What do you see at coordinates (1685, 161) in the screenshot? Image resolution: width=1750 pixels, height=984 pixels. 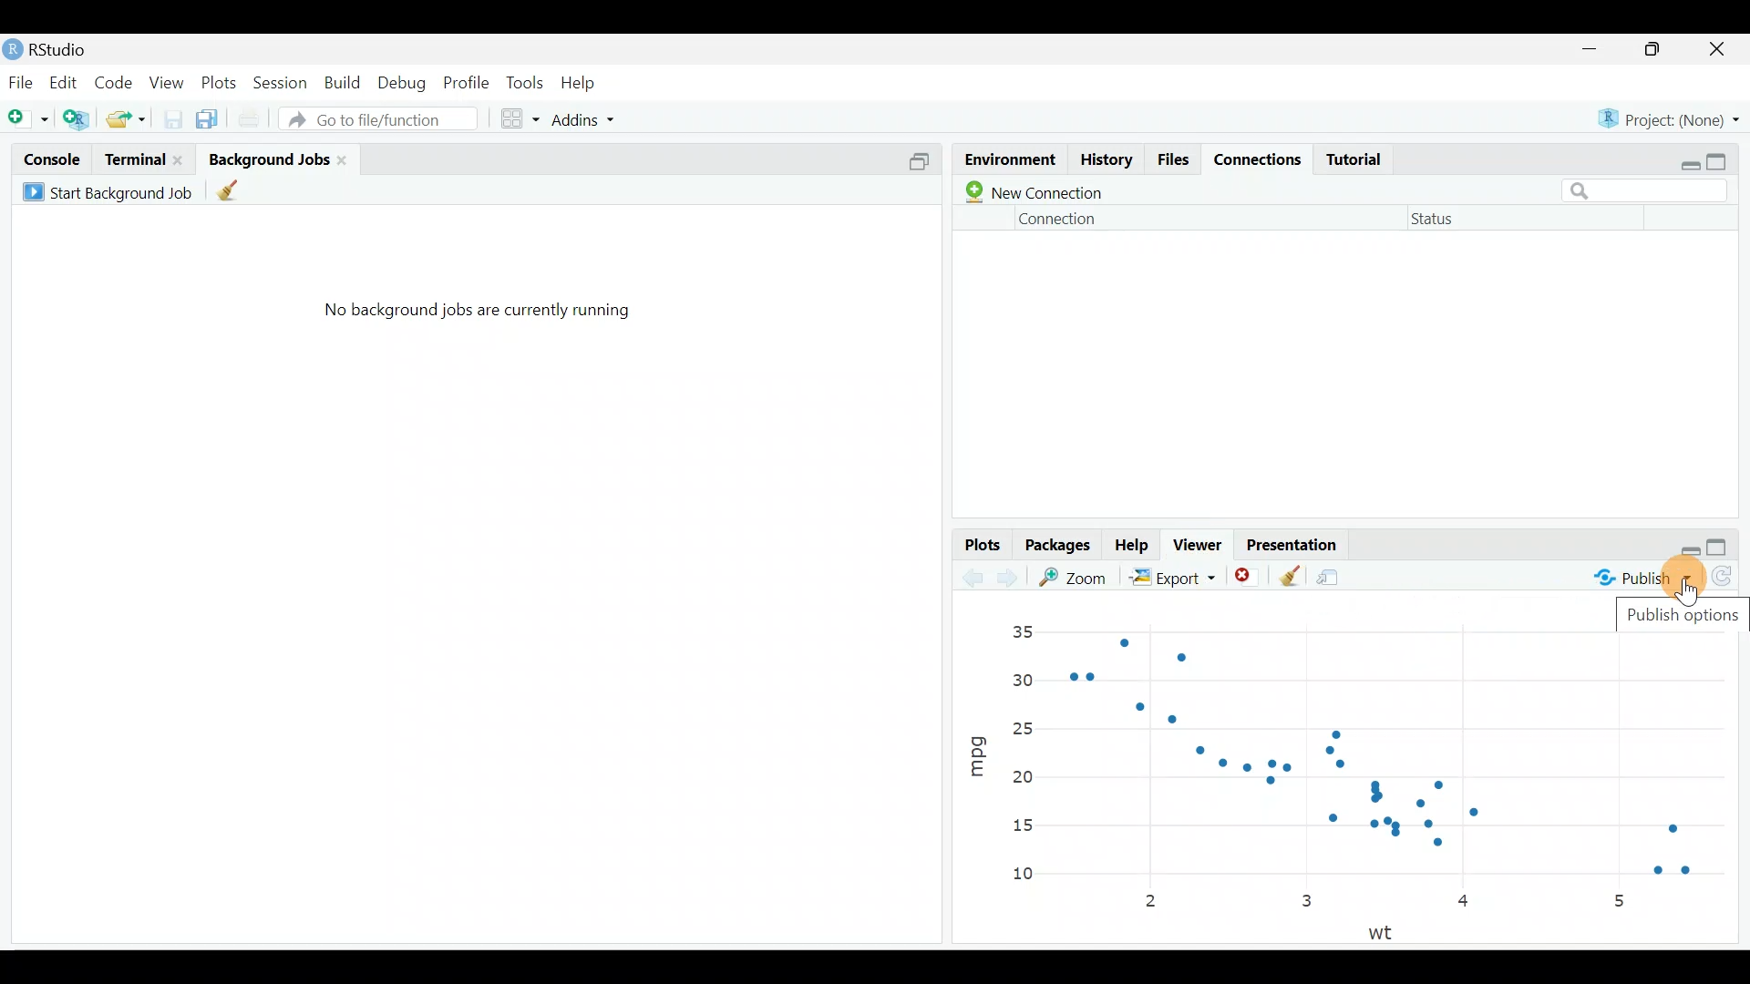 I see `Restore down` at bounding box center [1685, 161].